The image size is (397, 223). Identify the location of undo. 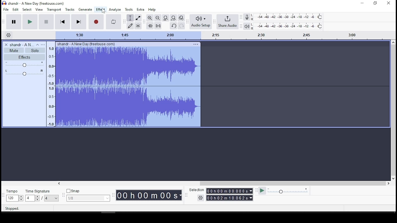
(174, 25).